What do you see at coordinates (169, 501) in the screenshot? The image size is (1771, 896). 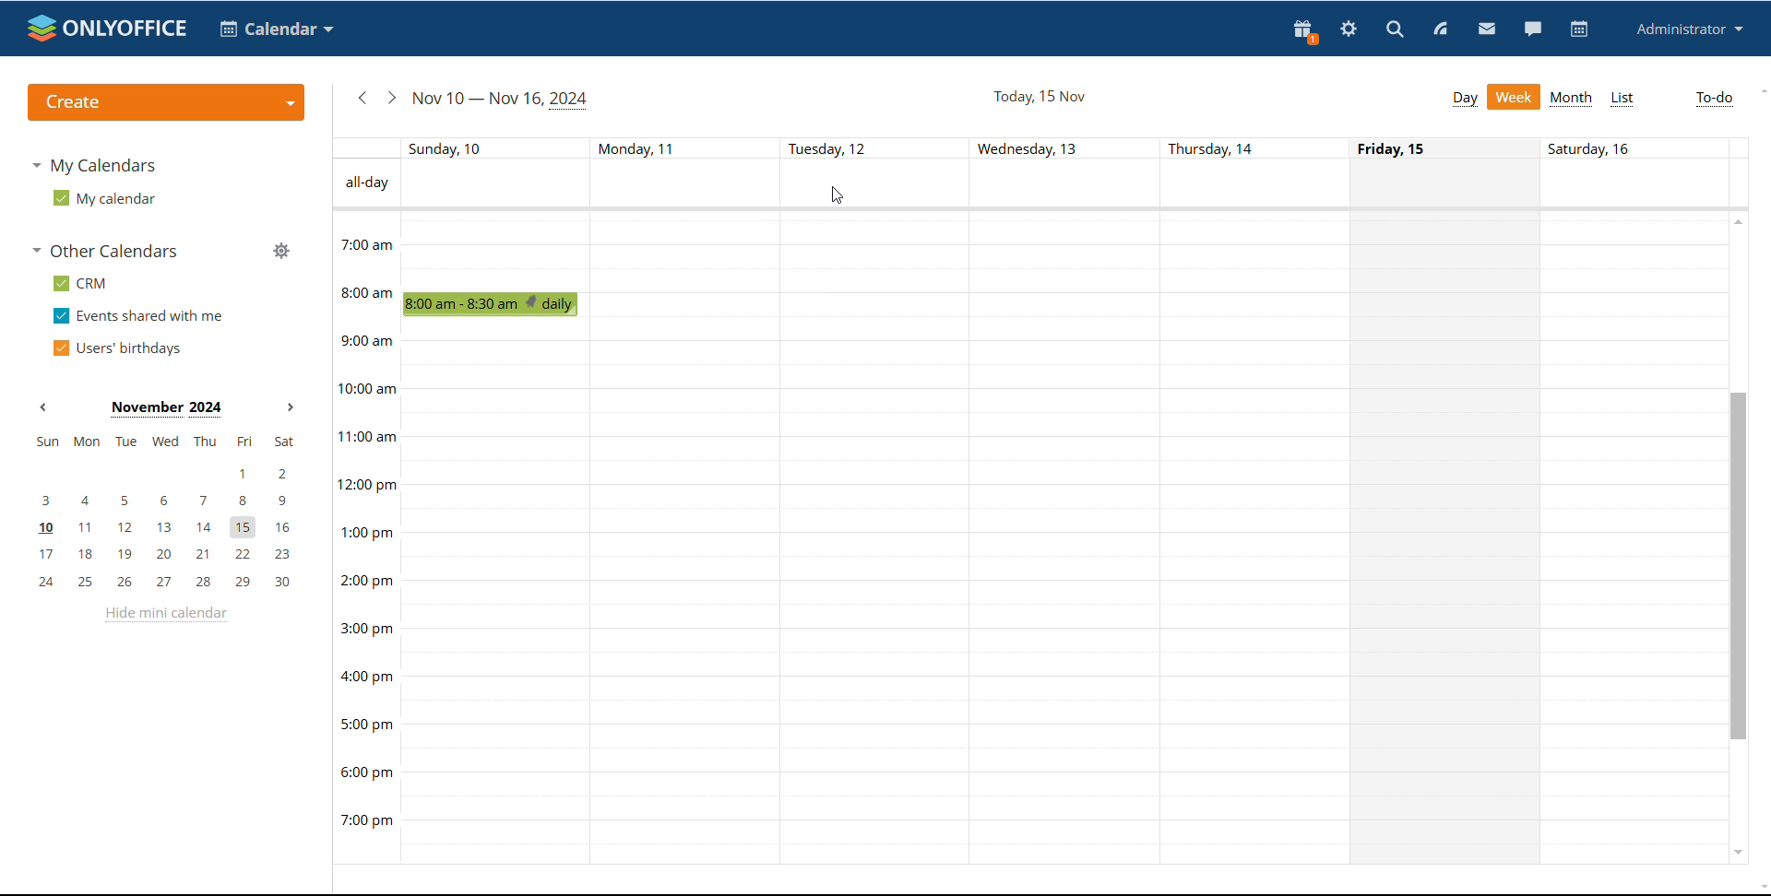 I see `3, 4, 5, 6, 7, 8, 9` at bounding box center [169, 501].